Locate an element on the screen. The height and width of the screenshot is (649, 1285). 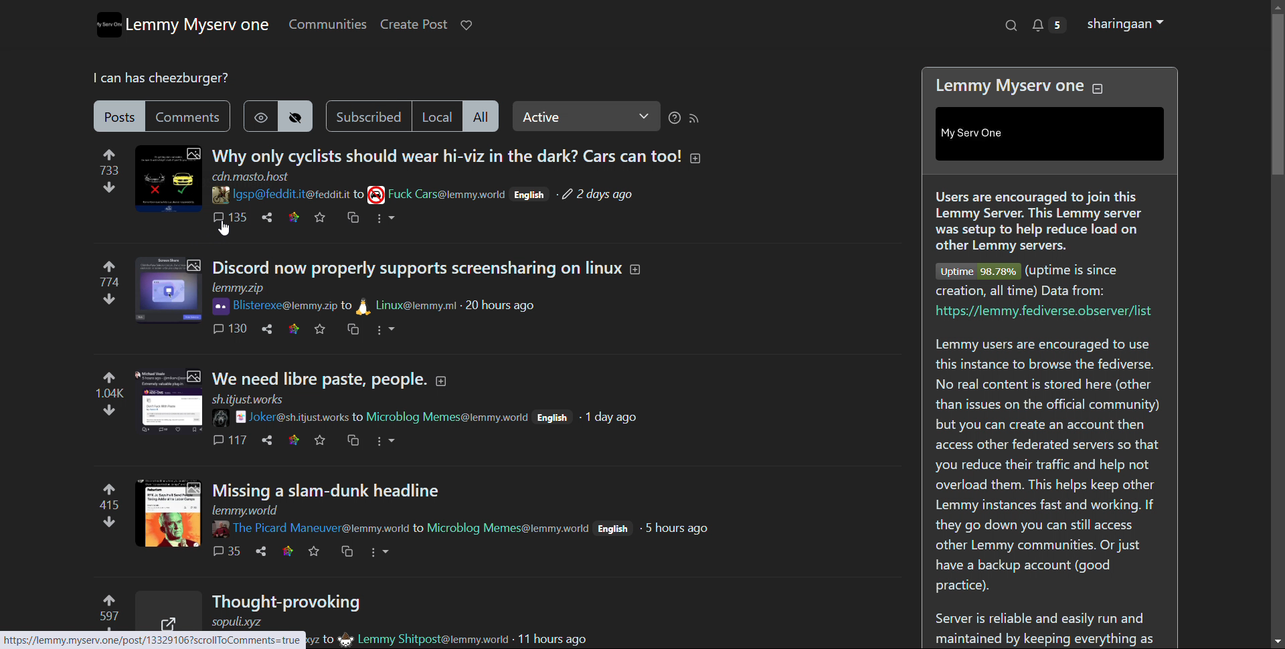
Lemmy Myserv one is located at coordinates (1010, 87).